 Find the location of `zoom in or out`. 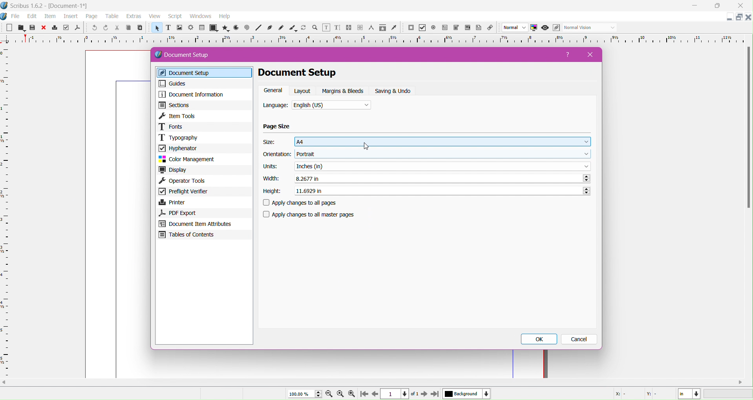

zoom in or out is located at coordinates (316, 28).